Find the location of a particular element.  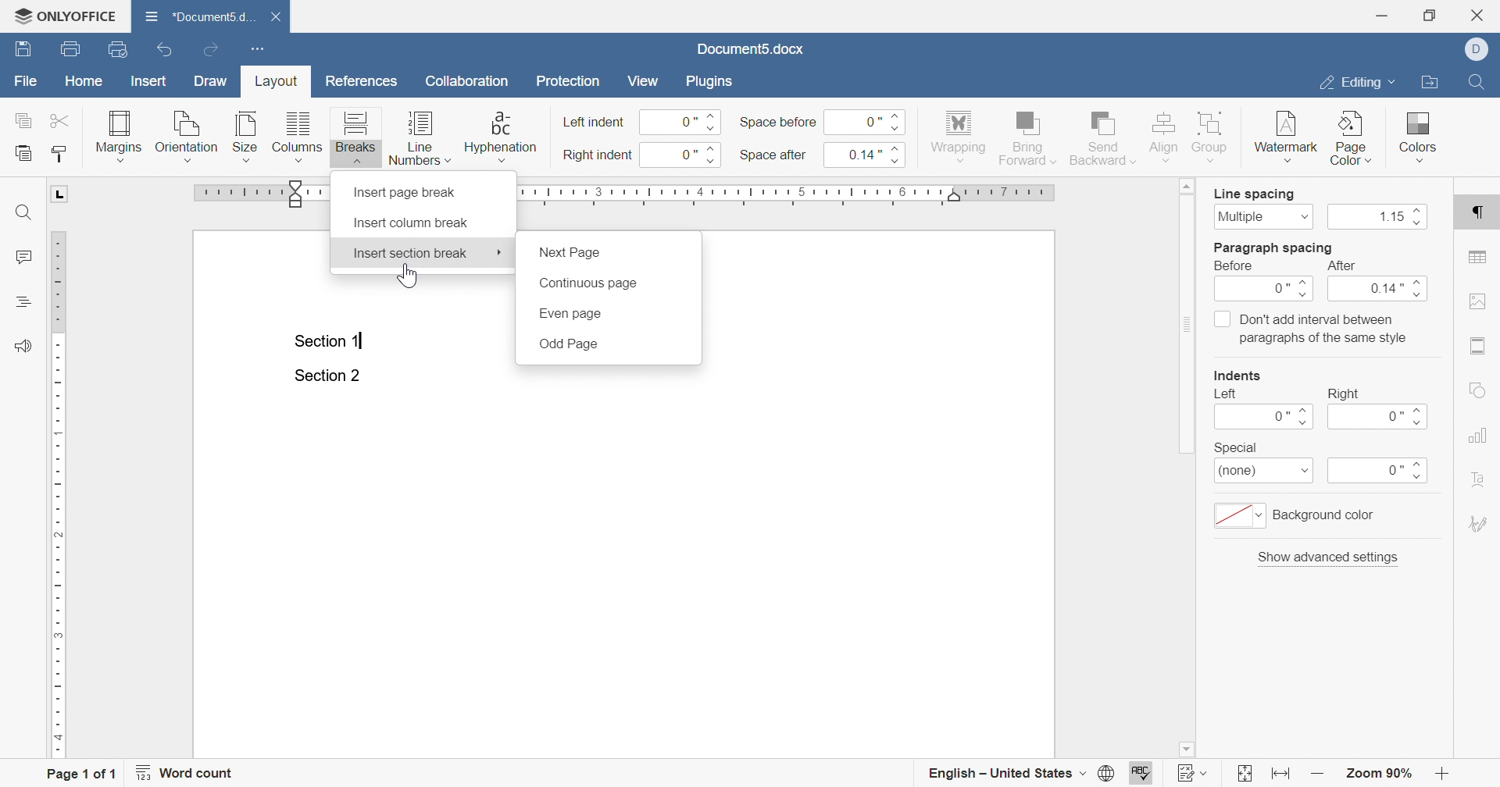

Don't add interval between paragraphs of the same style is located at coordinates (1311, 328).